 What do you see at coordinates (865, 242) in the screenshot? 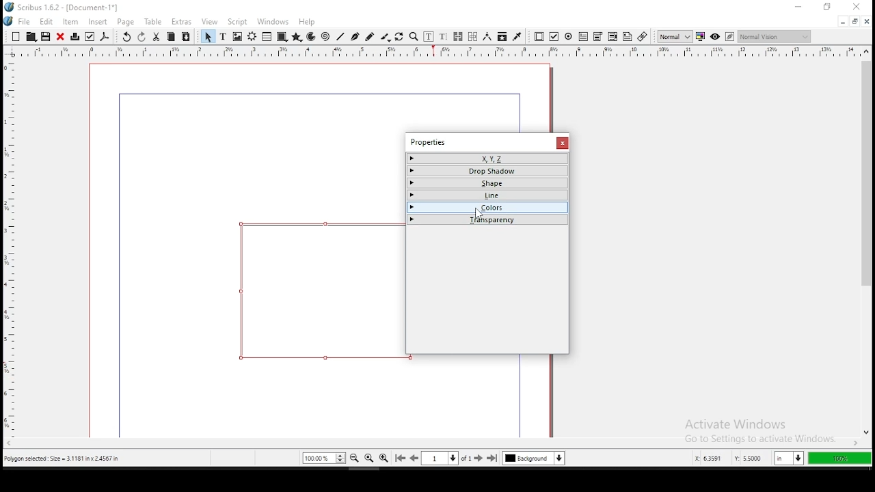
I see `scroll bar` at bounding box center [865, 242].